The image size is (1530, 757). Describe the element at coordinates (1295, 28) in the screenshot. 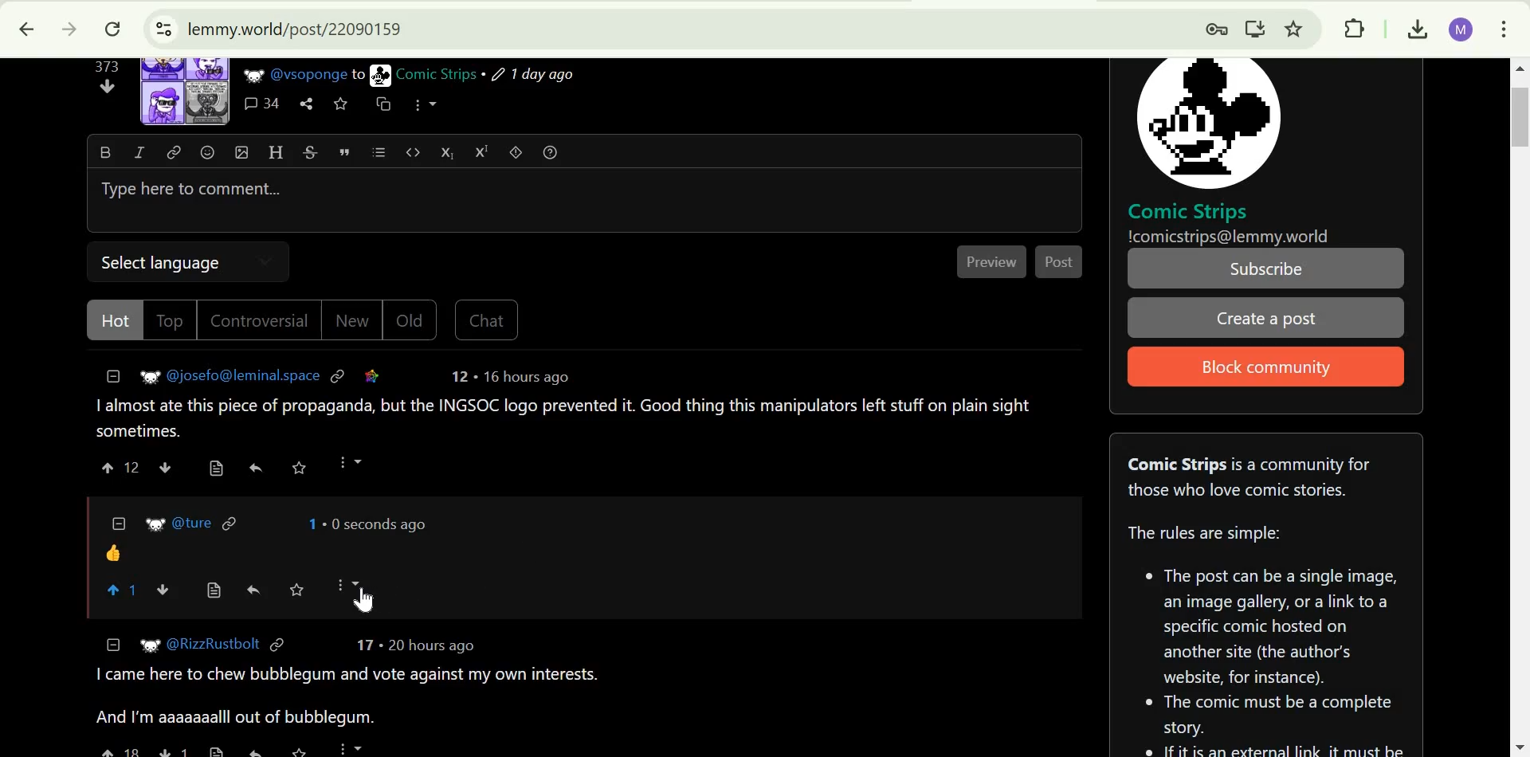

I see `Bookmark this tab` at that location.